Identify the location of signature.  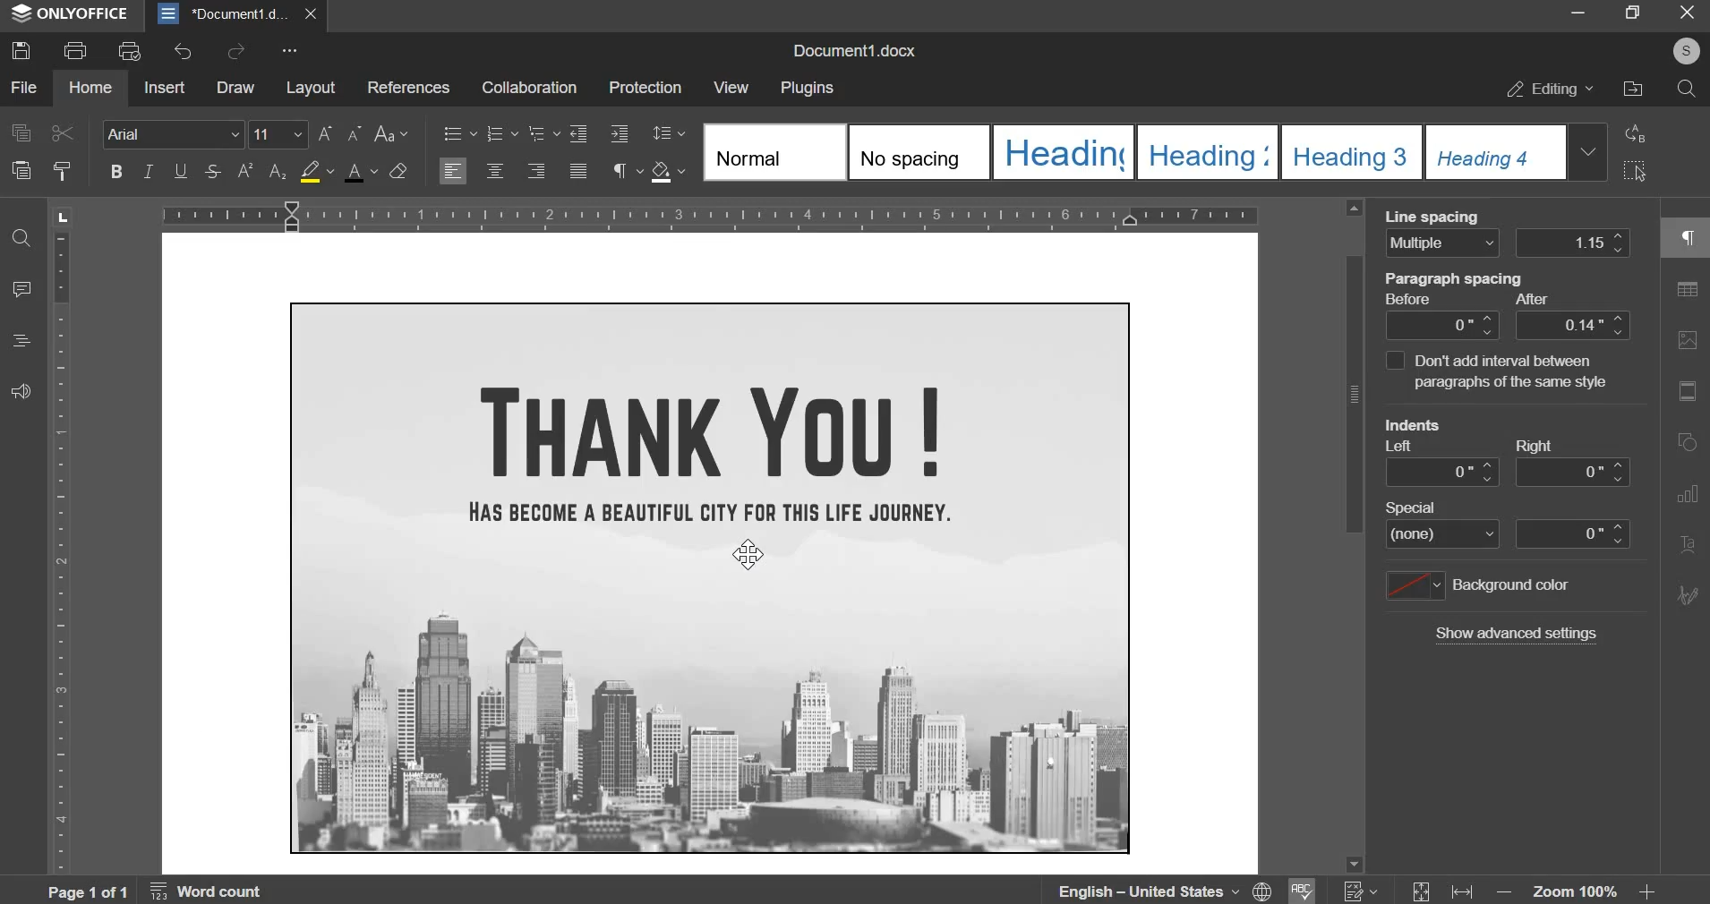
(1689, 593).